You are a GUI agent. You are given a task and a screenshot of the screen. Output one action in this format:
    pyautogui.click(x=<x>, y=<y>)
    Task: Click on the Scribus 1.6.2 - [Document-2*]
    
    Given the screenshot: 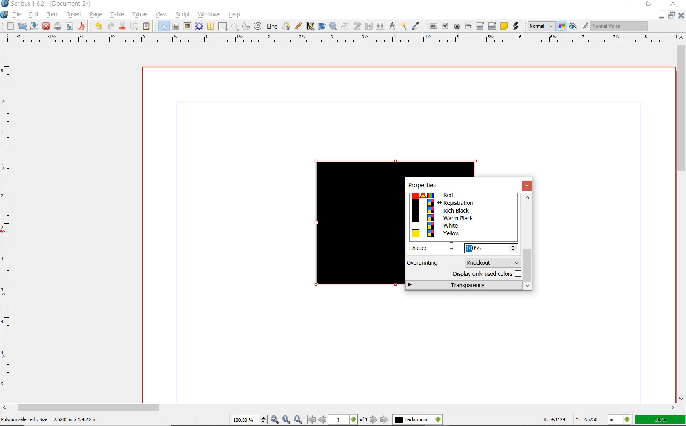 What is the action you would take?
    pyautogui.click(x=47, y=4)
    